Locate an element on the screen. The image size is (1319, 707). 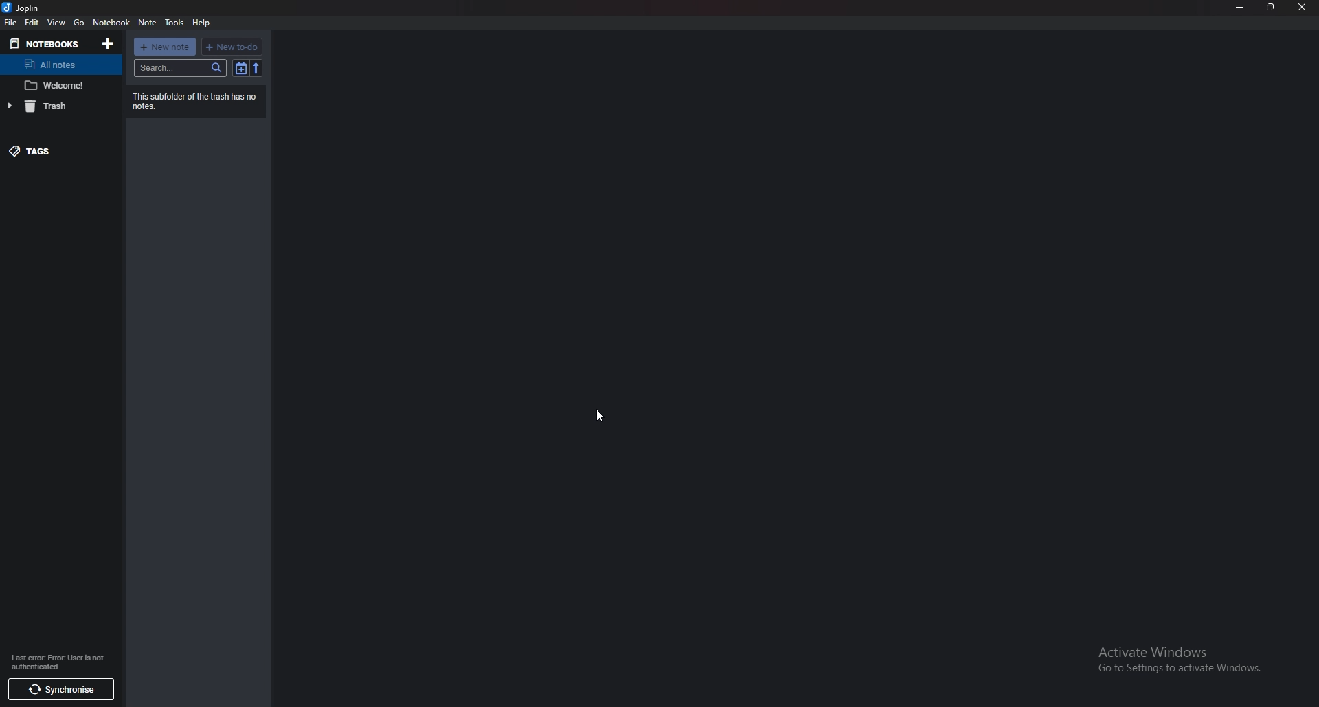
go is located at coordinates (78, 23).